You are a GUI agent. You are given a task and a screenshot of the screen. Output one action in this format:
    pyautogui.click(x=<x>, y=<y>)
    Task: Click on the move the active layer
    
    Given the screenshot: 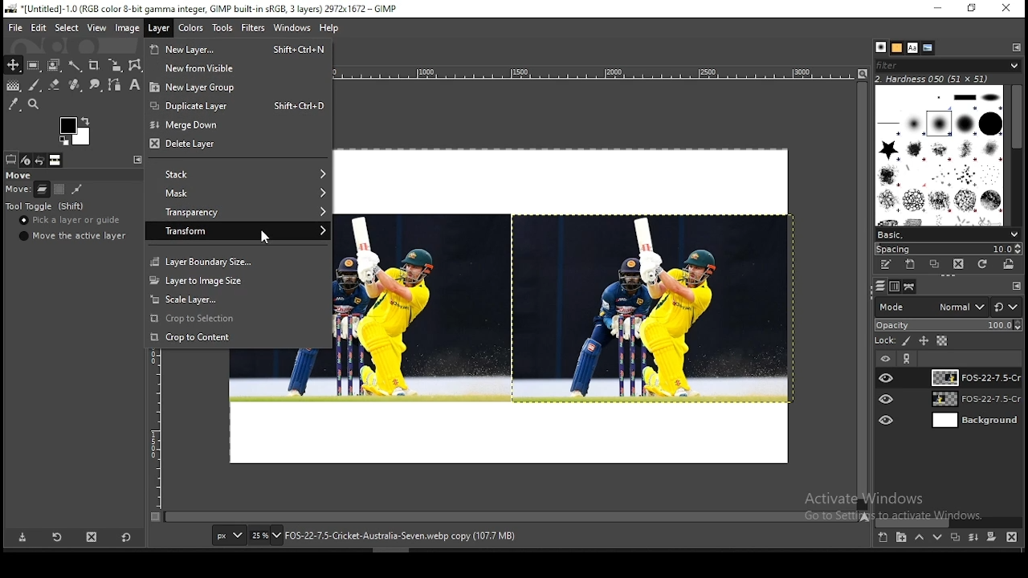 What is the action you would take?
    pyautogui.click(x=71, y=236)
    